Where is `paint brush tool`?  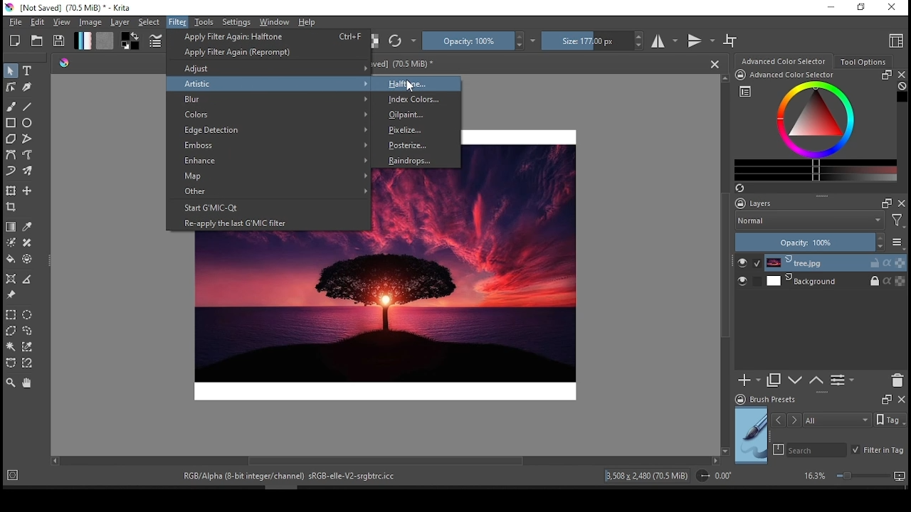 paint brush tool is located at coordinates (11, 106).